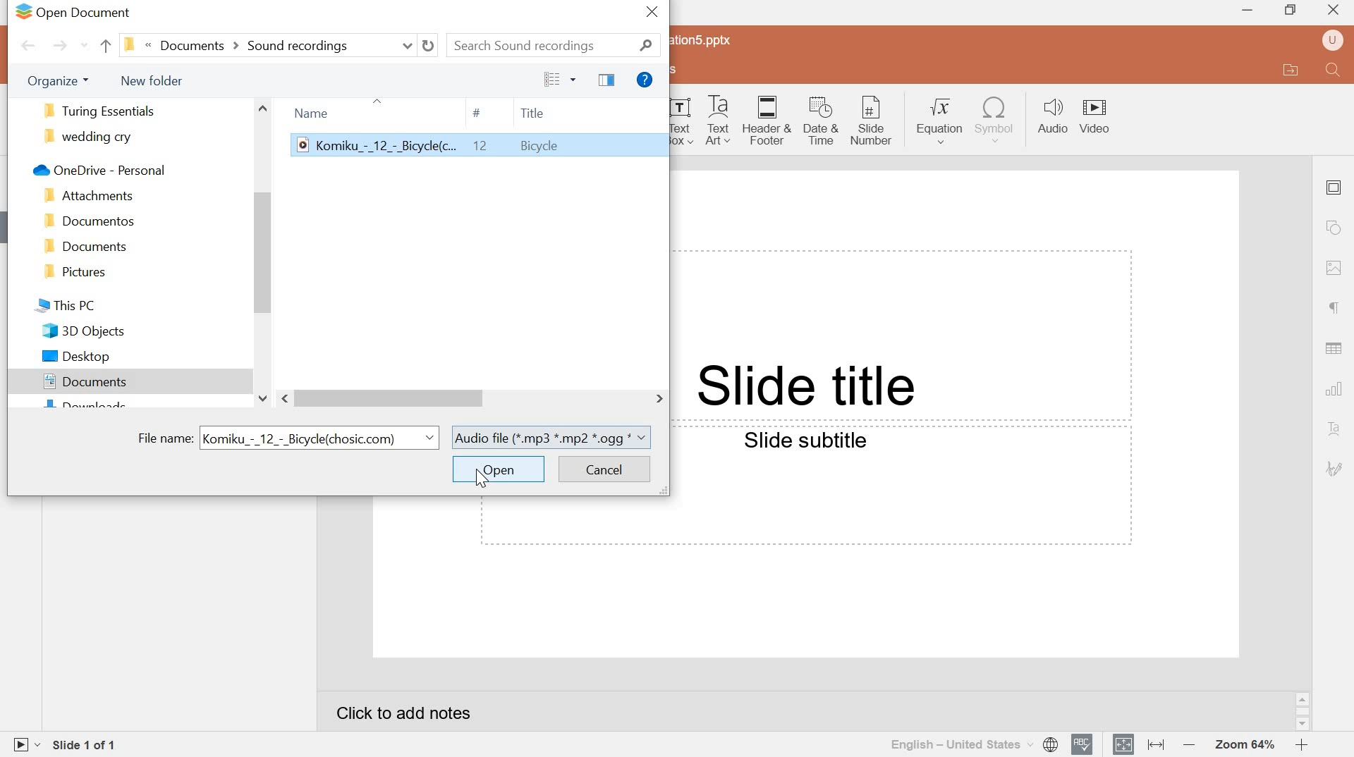 The image size is (1354, 757). I want to click on more options, so click(576, 78).